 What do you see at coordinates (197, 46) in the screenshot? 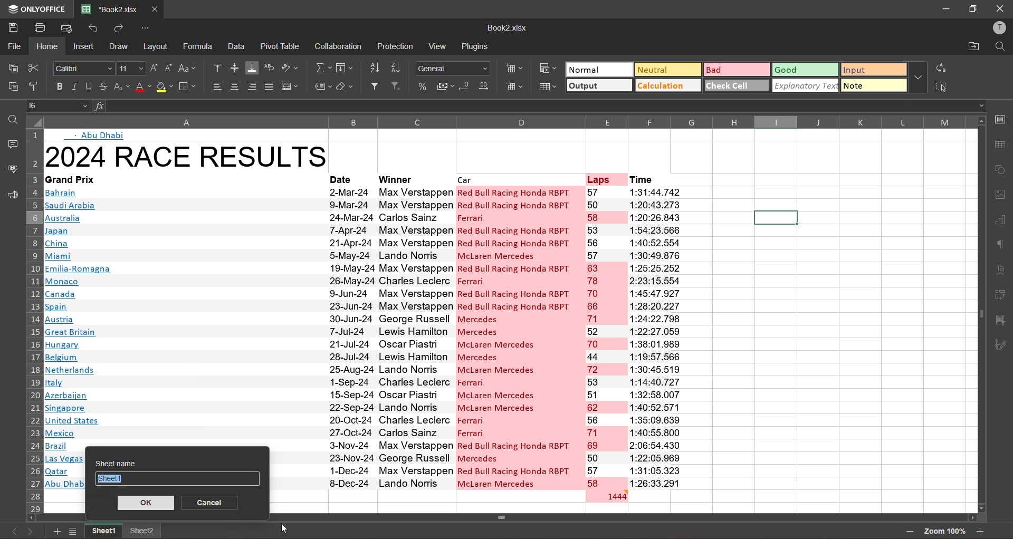
I see `formula` at bounding box center [197, 46].